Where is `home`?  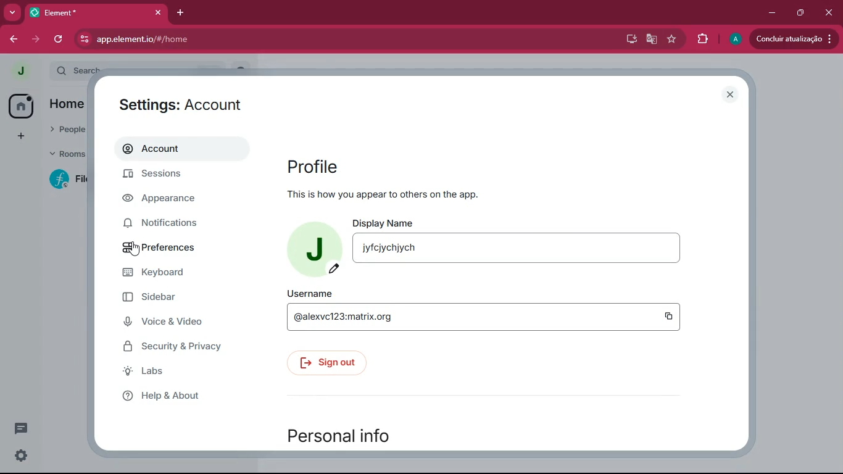 home is located at coordinates (20, 106).